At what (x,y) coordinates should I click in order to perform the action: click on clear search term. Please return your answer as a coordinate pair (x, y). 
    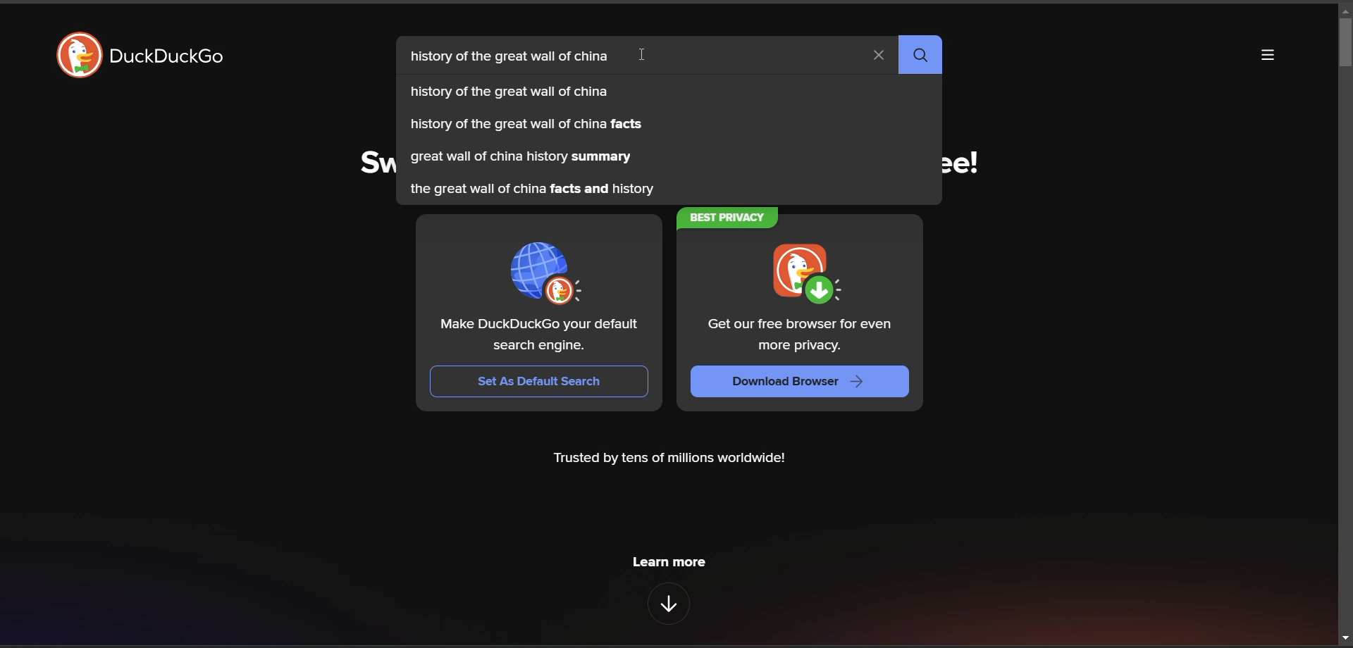
    Looking at the image, I should click on (877, 56).